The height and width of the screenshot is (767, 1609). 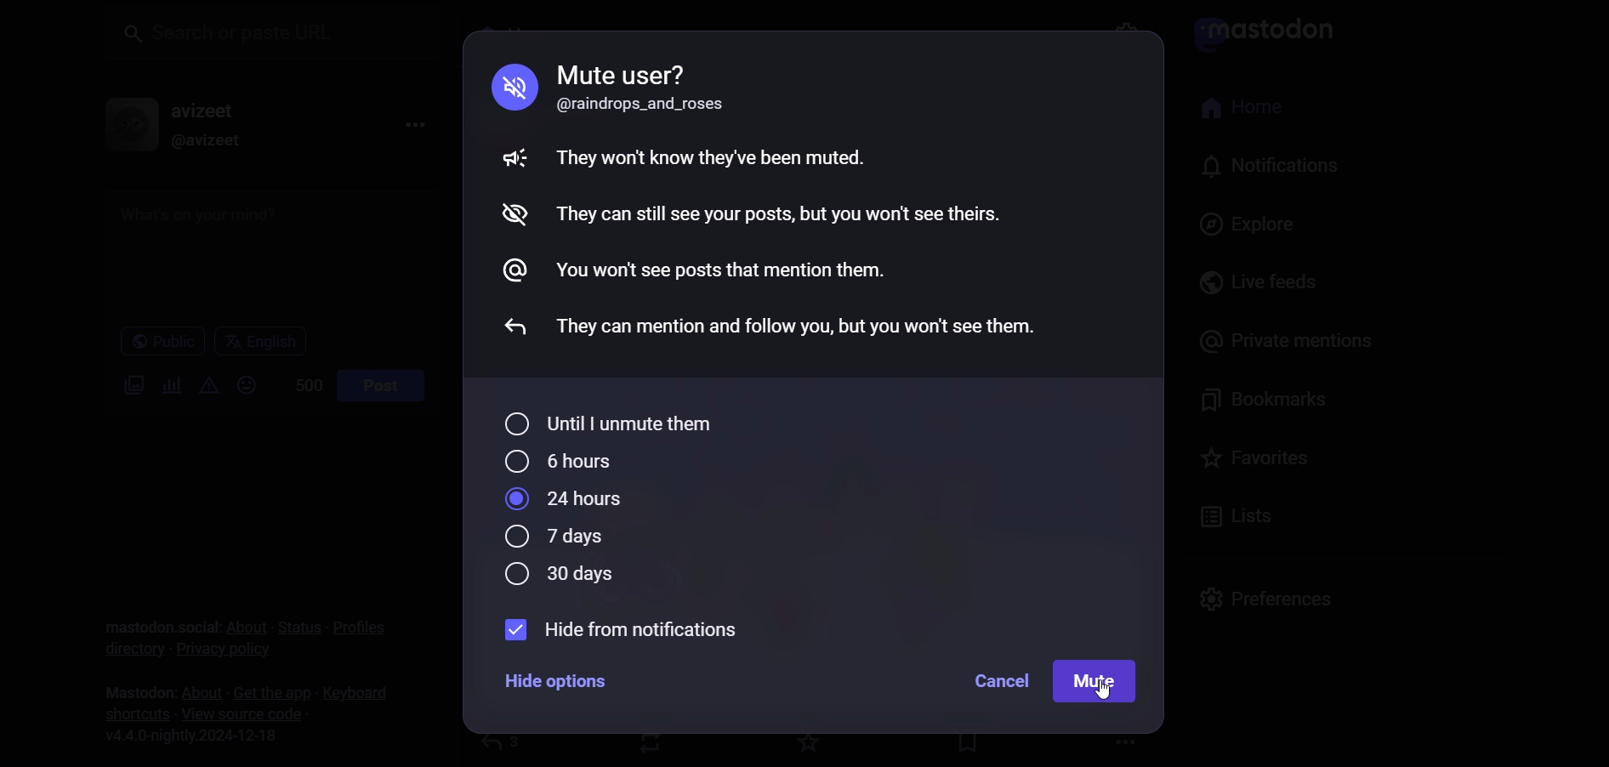 I want to click on 24 hours selected, so click(x=568, y=500).